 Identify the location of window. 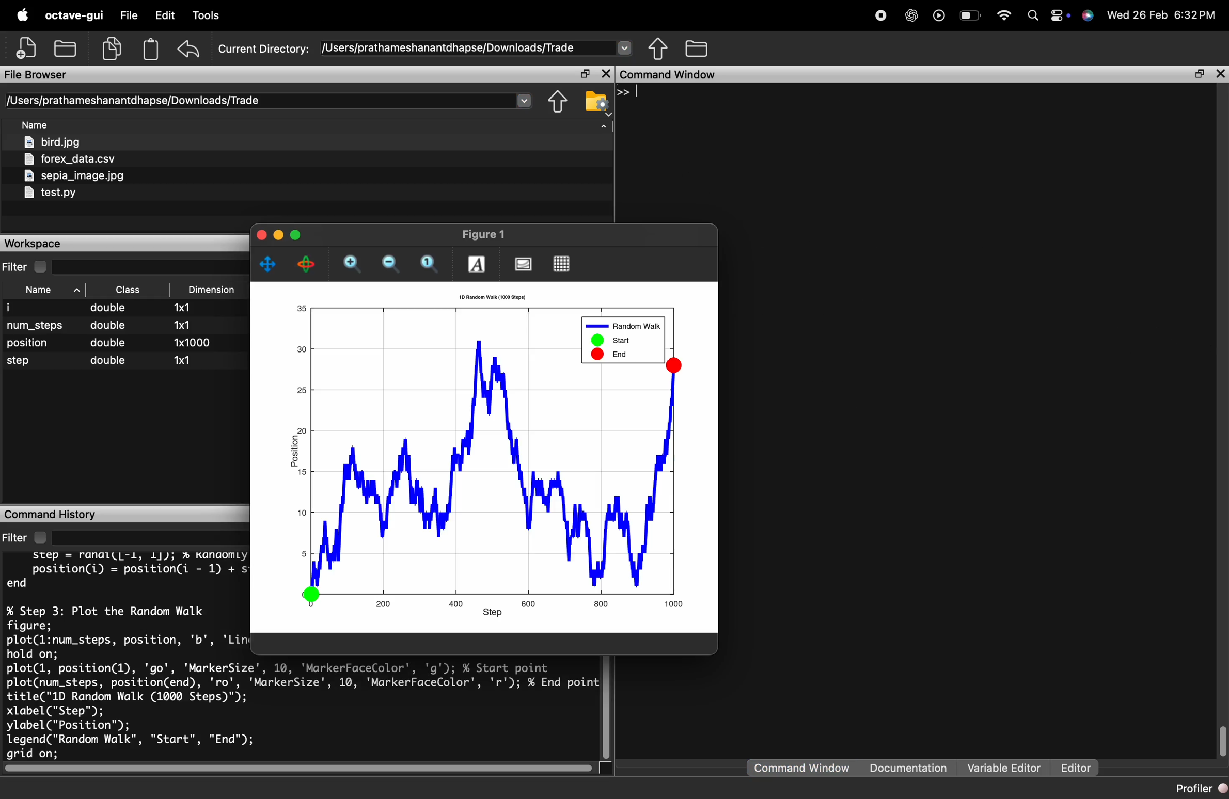
(308, 16).